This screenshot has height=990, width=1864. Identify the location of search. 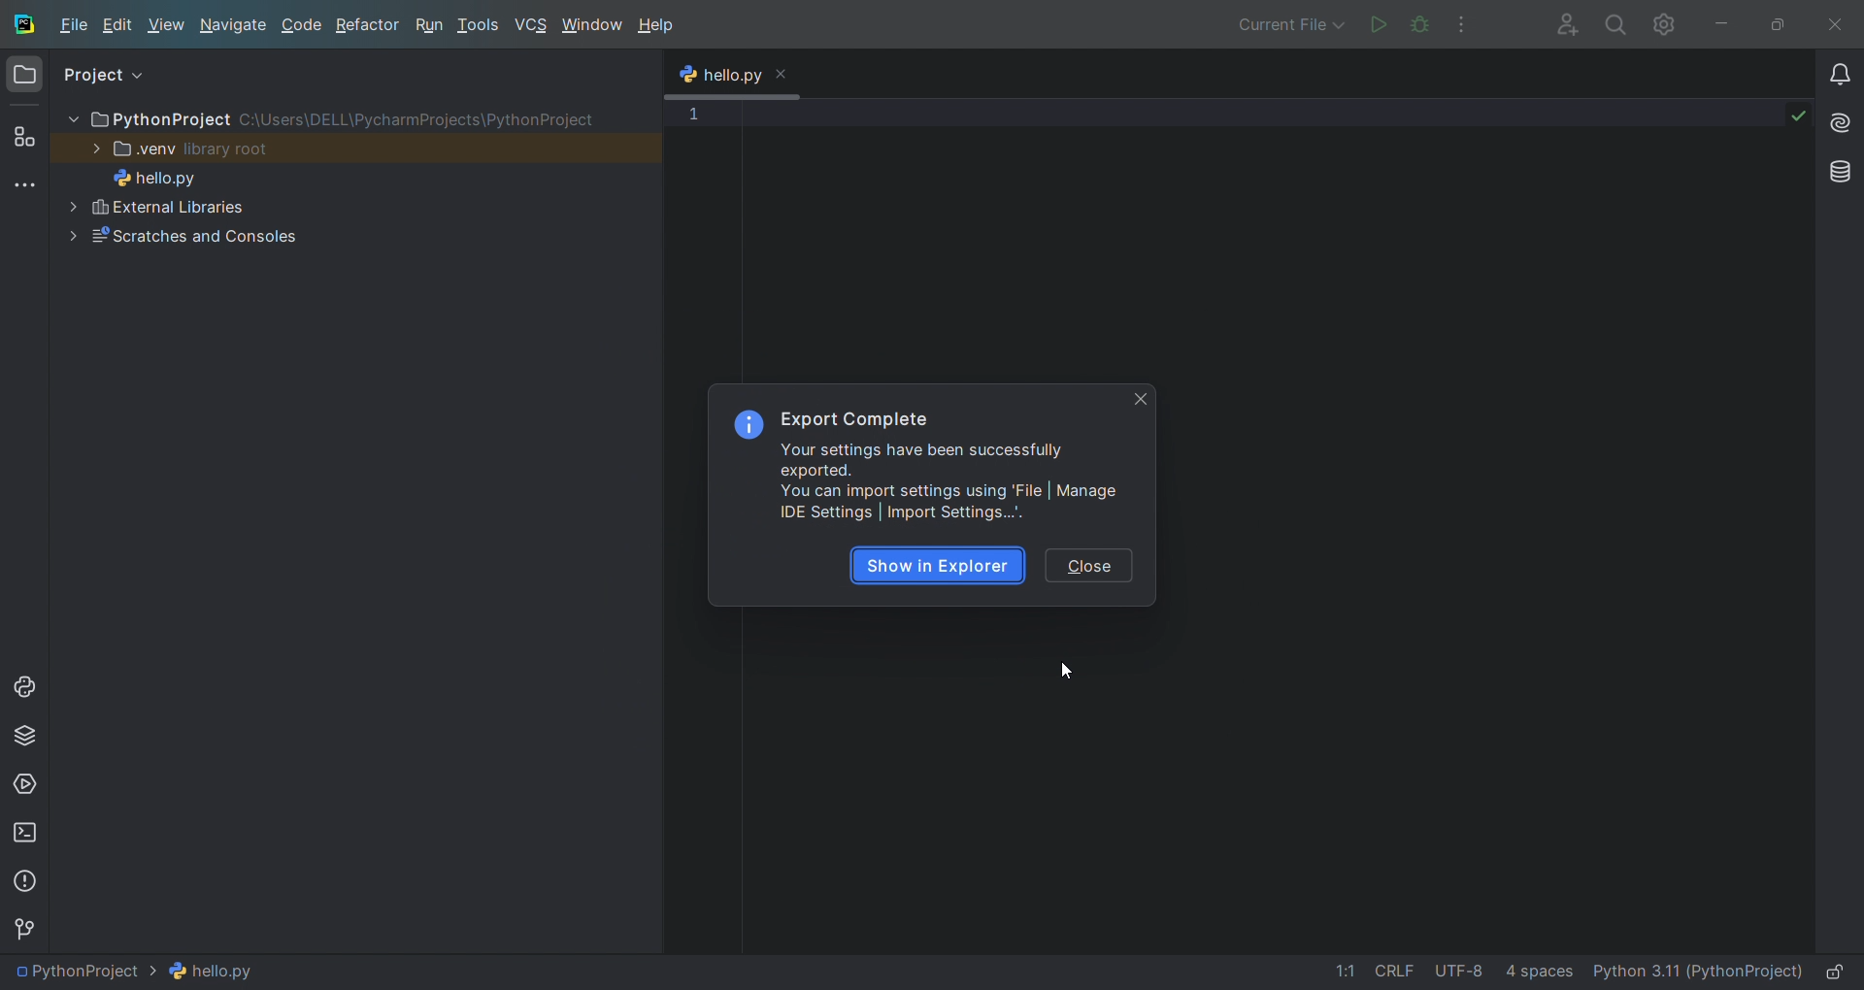
(1614, 23).